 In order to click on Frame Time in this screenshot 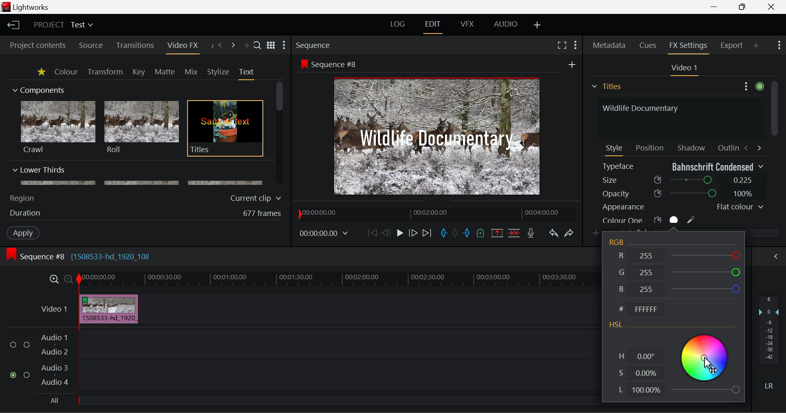, I will do `click(324, 234)`.